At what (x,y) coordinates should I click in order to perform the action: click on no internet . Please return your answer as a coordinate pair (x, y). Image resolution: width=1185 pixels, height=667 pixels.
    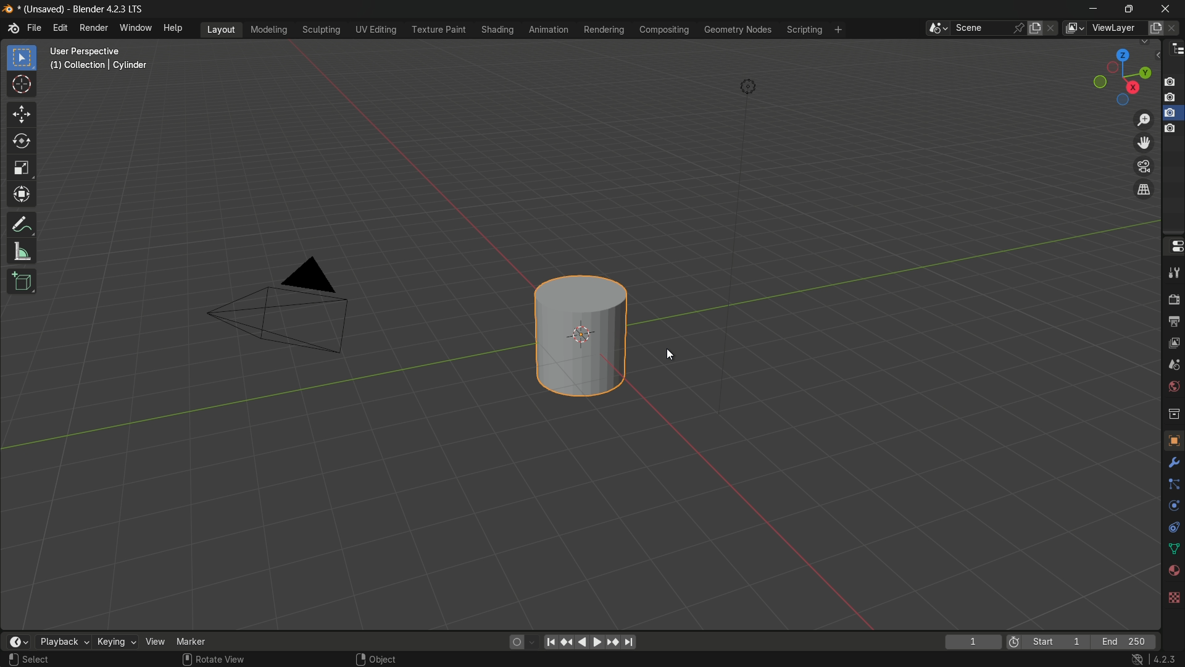
    Looking at the image, I should click on (1136, 659).